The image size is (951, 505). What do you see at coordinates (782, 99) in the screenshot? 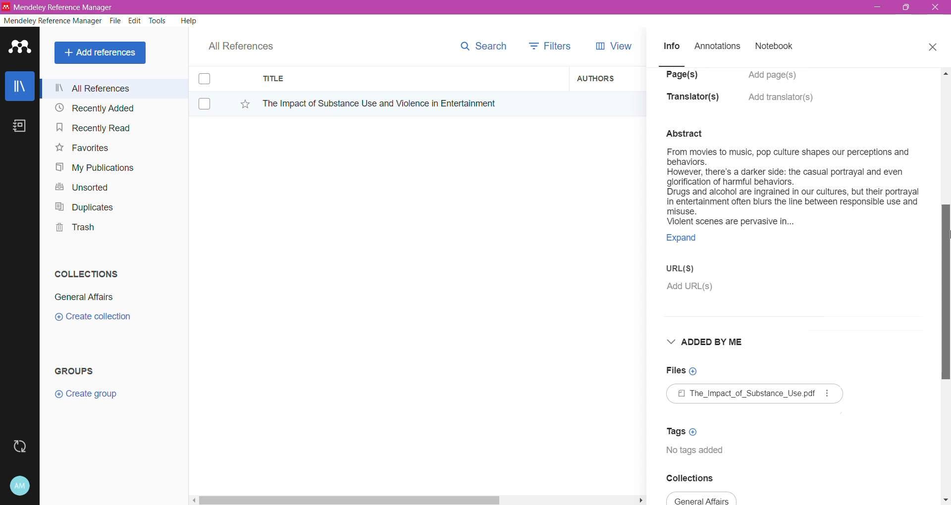
I see `Click to Add translators` at bounding box center [782, 99].